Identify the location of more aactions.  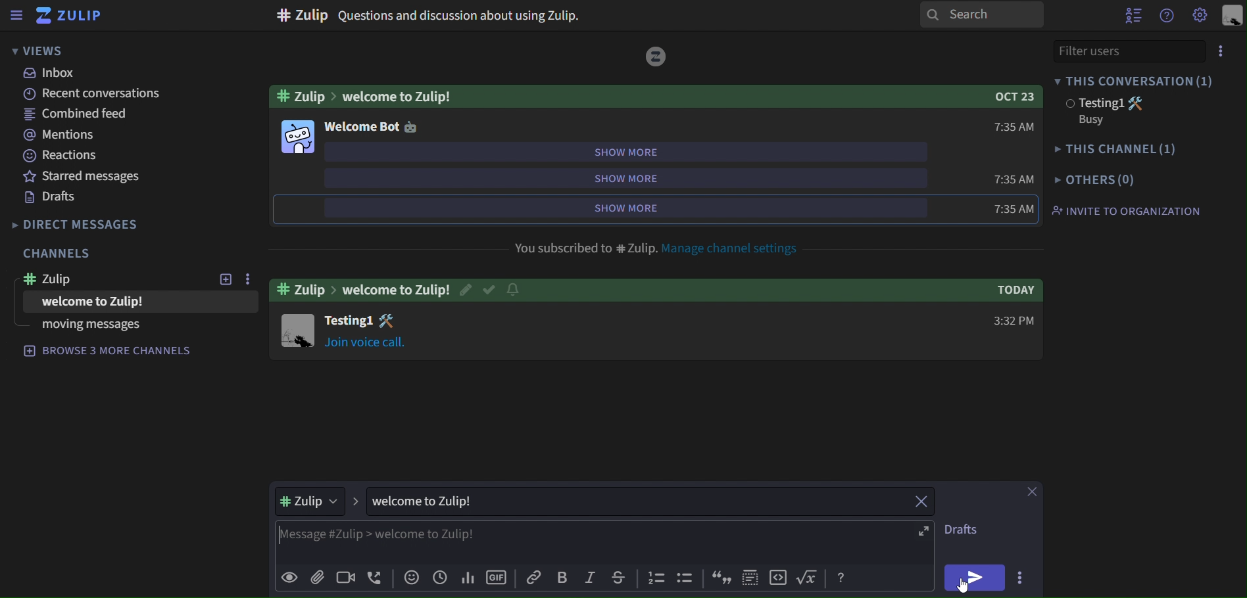
(1016, 576).